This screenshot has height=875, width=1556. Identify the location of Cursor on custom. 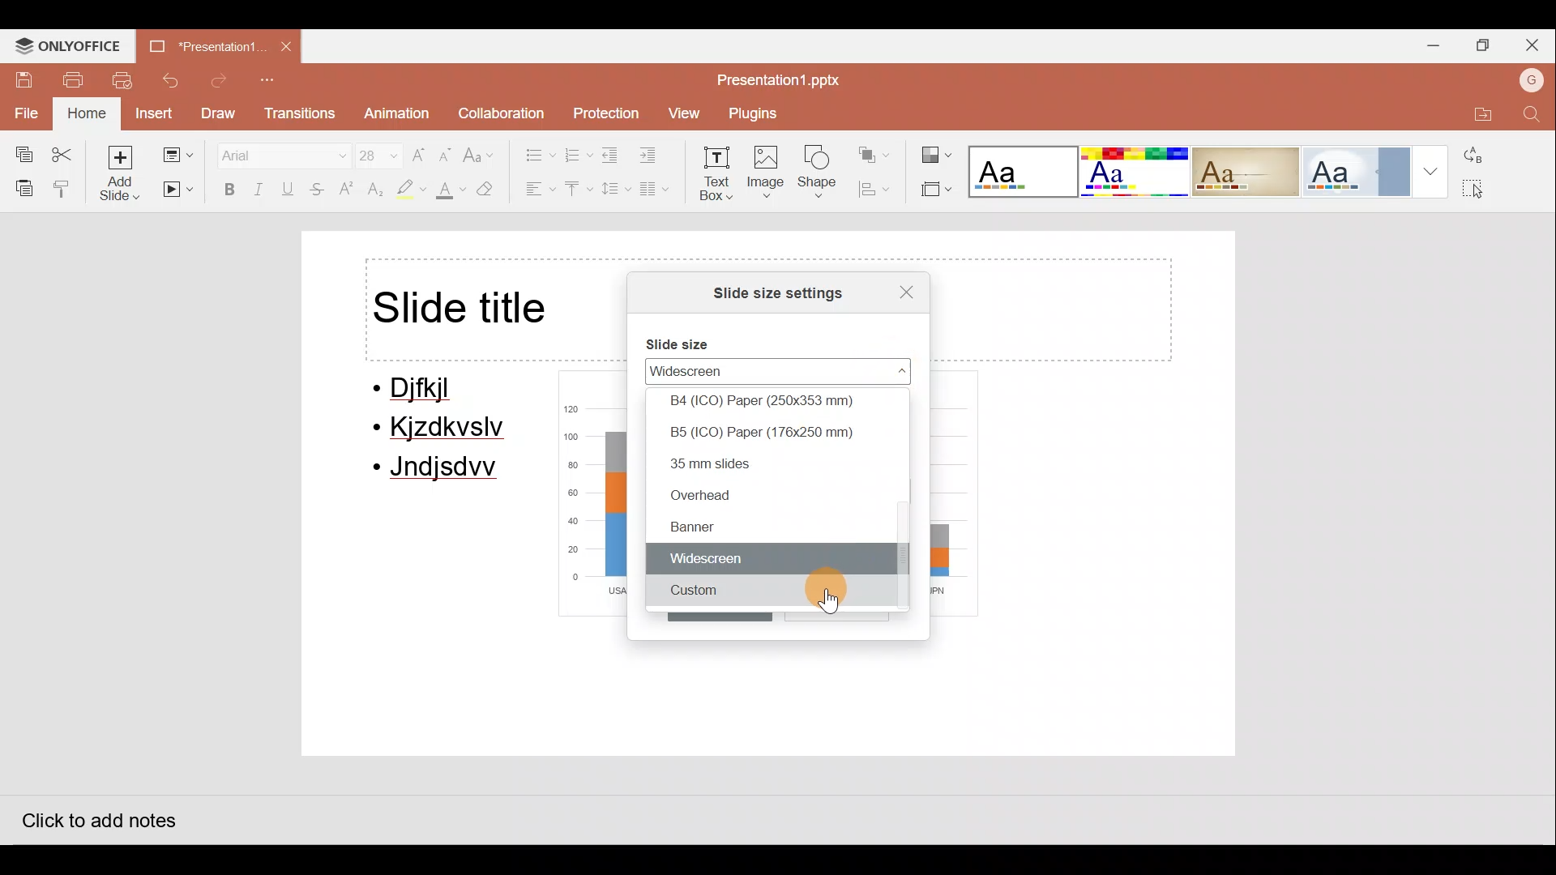
(831, 601).